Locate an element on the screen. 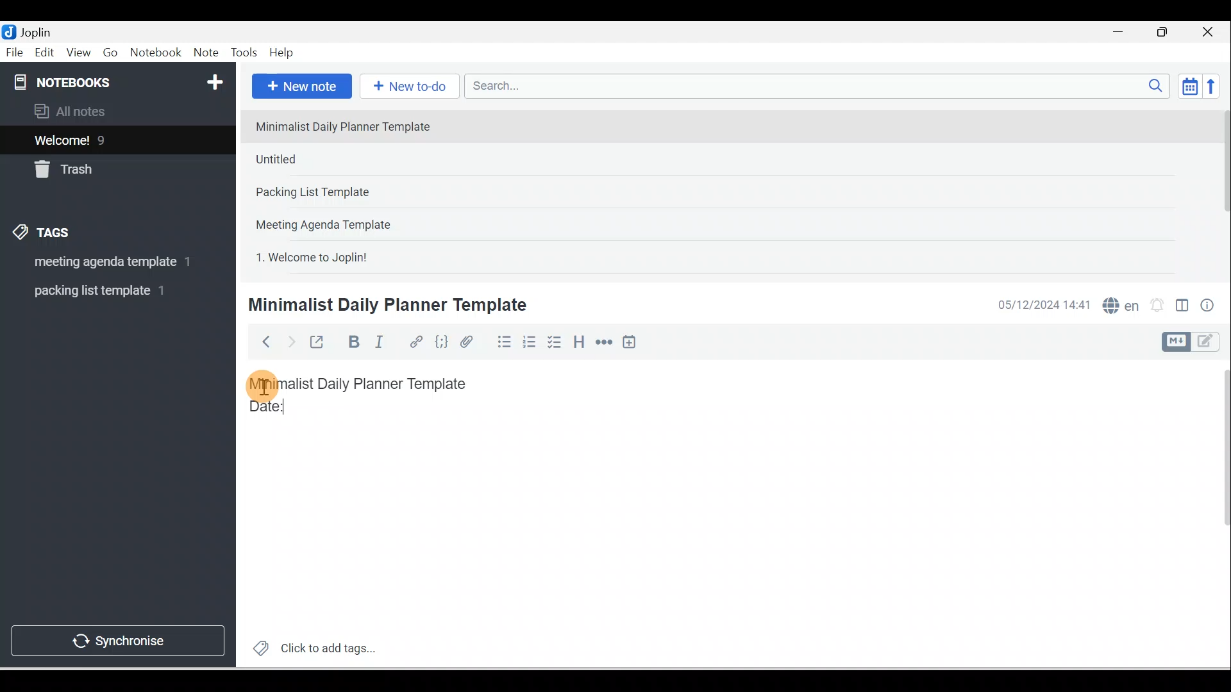  Checkbox is located at coordinates (553, 342).